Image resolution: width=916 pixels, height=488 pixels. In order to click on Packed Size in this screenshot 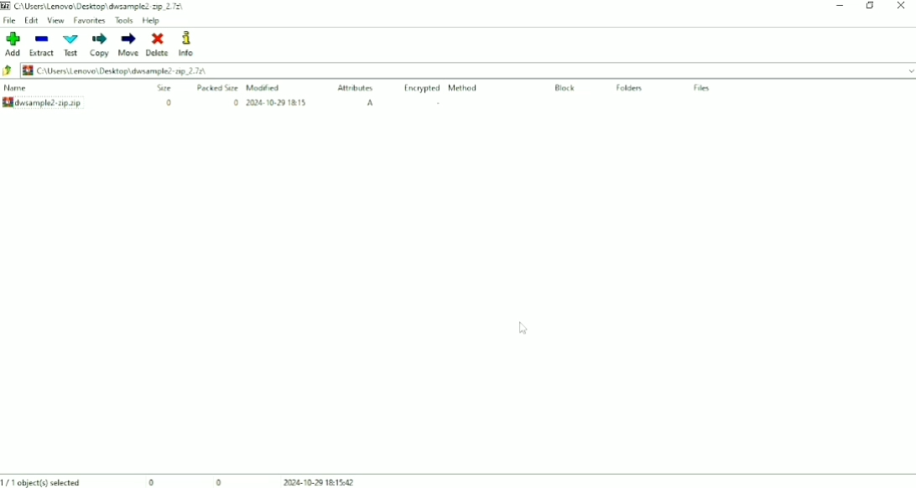, I will do `click(218, 87)`.